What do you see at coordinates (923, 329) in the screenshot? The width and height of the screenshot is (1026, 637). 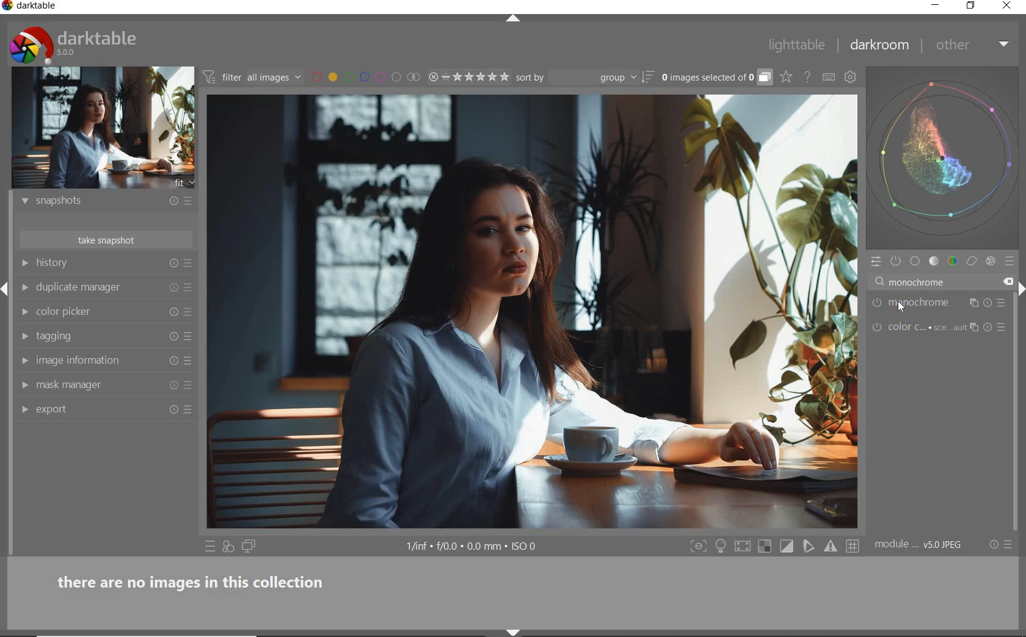 I see `color c...` at bounding box center [923, 329].